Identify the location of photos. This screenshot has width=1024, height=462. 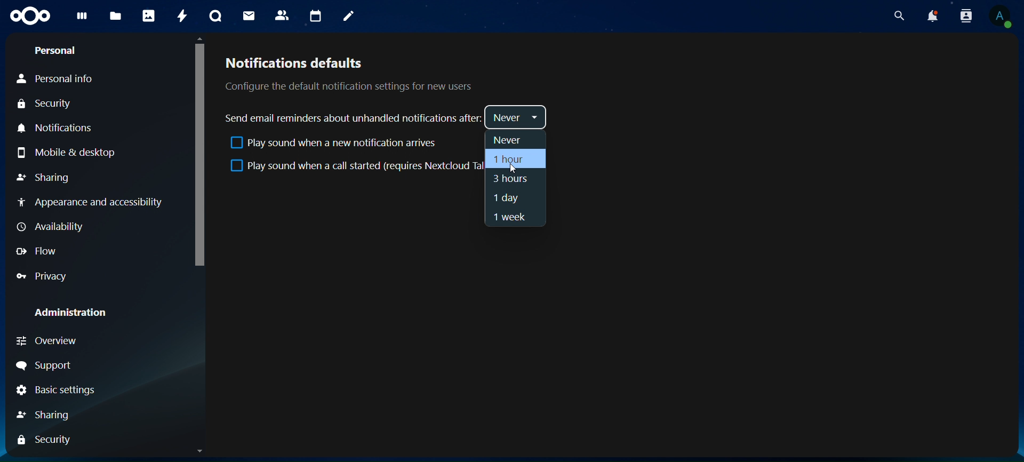
(148, 16).